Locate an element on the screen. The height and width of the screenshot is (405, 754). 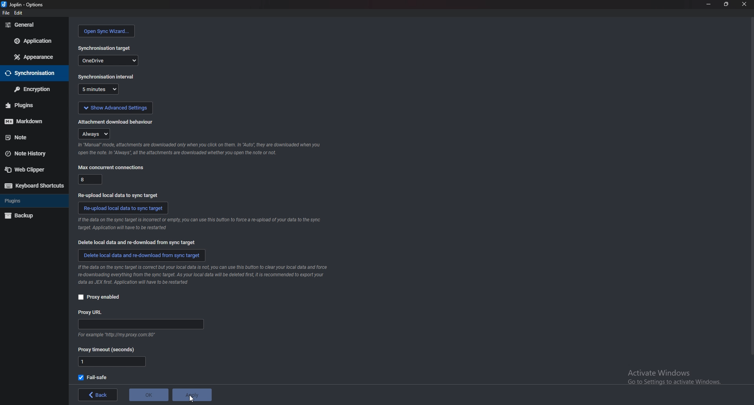
ok is located at coordinates (148, 395).